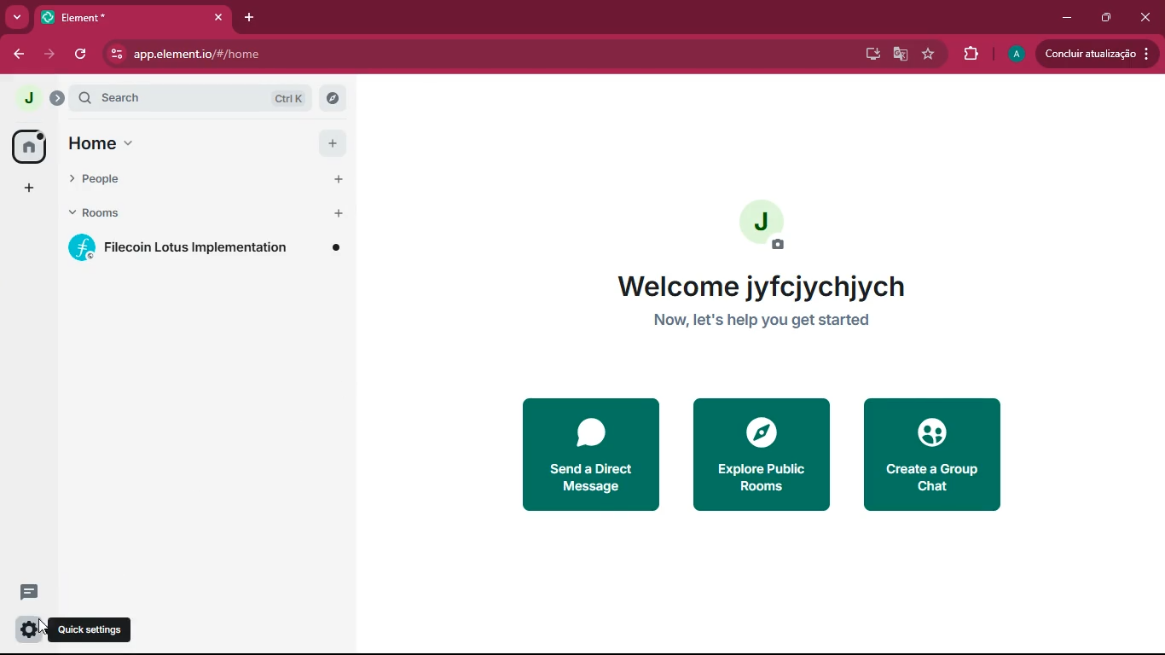 The image size is (1165, 655). What do you see at coordinates (1108, 18) in the screenshot?
I see `maximize` at bounding box center [1108, 18].